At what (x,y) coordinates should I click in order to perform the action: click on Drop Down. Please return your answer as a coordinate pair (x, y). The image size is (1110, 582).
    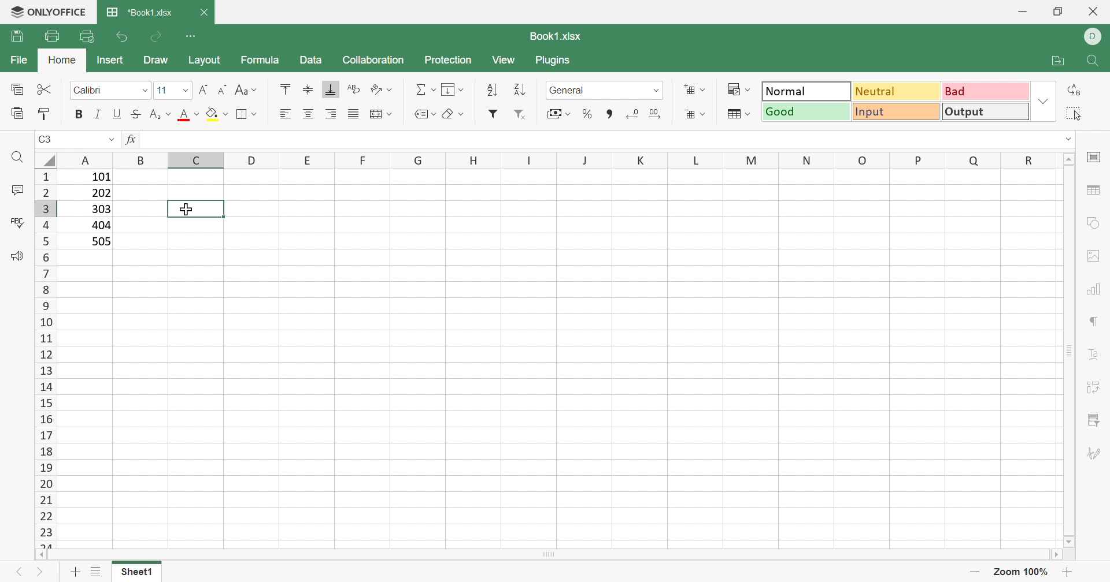
    Looking at the image, I should click on (183, 89).